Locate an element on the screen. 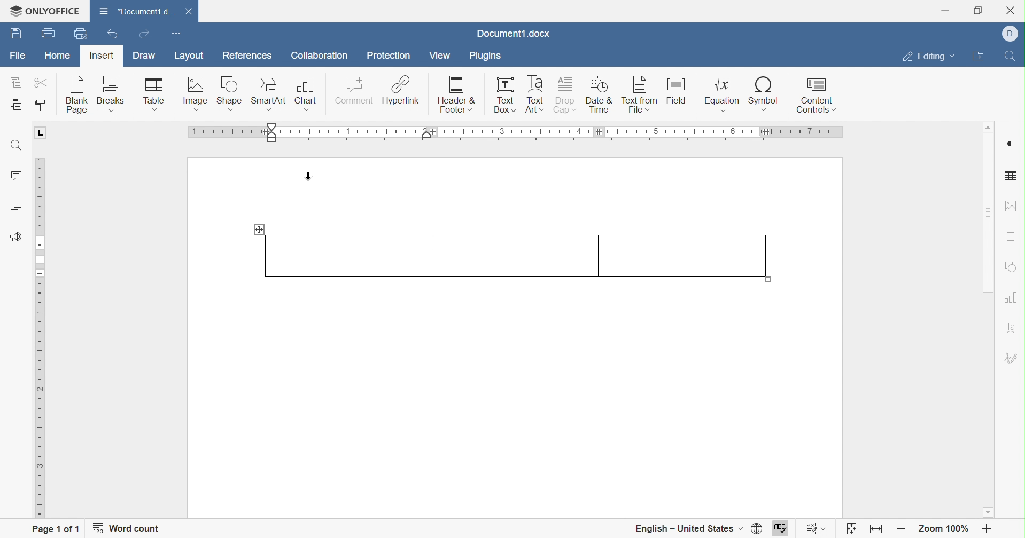 The height and width of the screenshot is (538, 1025). Comments is located at coordinates (18, 175).